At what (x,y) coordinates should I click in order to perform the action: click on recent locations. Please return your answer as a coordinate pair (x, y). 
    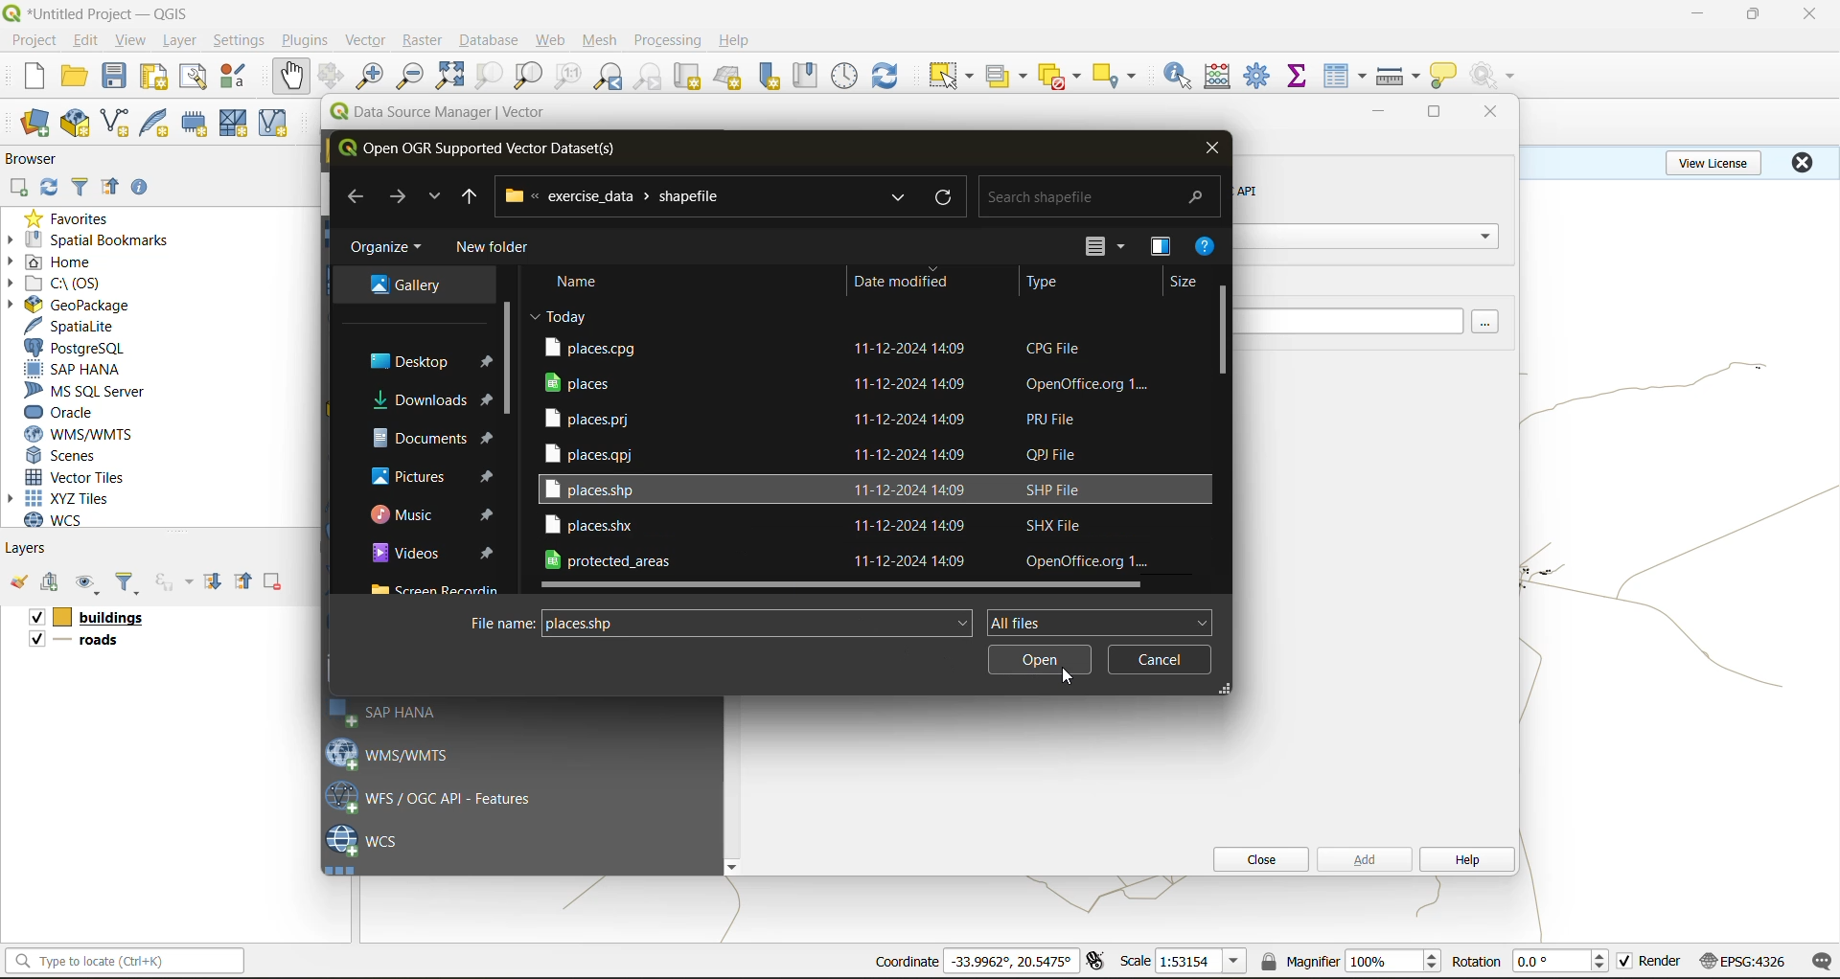
    Looking at the image, I should click on (432, 199).